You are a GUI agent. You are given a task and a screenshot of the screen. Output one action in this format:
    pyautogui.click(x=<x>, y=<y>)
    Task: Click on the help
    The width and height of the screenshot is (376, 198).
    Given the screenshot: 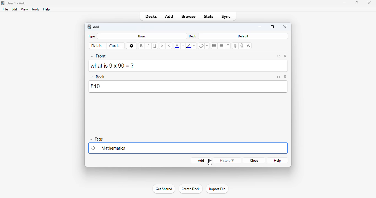 What is the action you would take?
    pyautogui.click(x=47, y=9)
    